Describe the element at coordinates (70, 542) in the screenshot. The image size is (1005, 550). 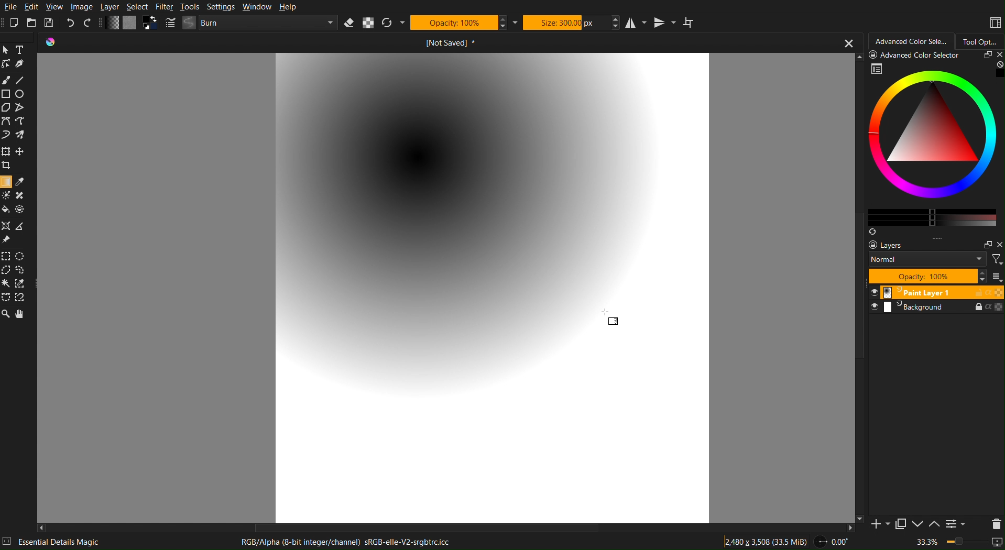
I see `Essential Details Magic` at that location.